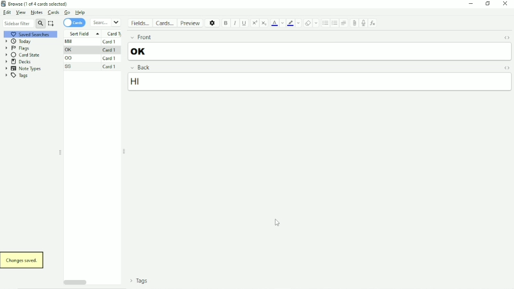 The height and width of the screenshot is (289, 514). What do you see at coordinates (8, 13) in the screenshot?
I see `Edit` at bounding box center [8, 13].